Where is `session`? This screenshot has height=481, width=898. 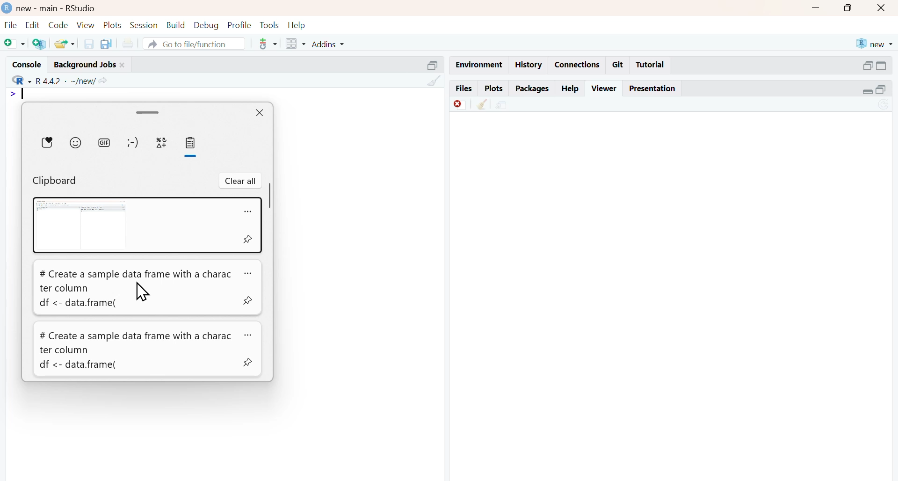
session is located at coordinates (143, 25).